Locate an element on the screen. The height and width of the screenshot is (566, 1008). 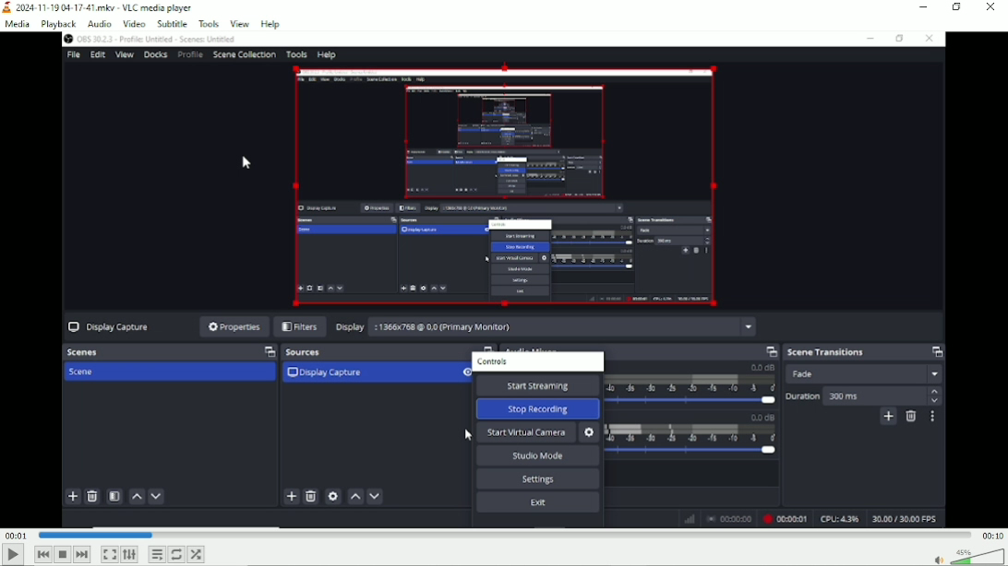
media is located at coordinates (19, 24).